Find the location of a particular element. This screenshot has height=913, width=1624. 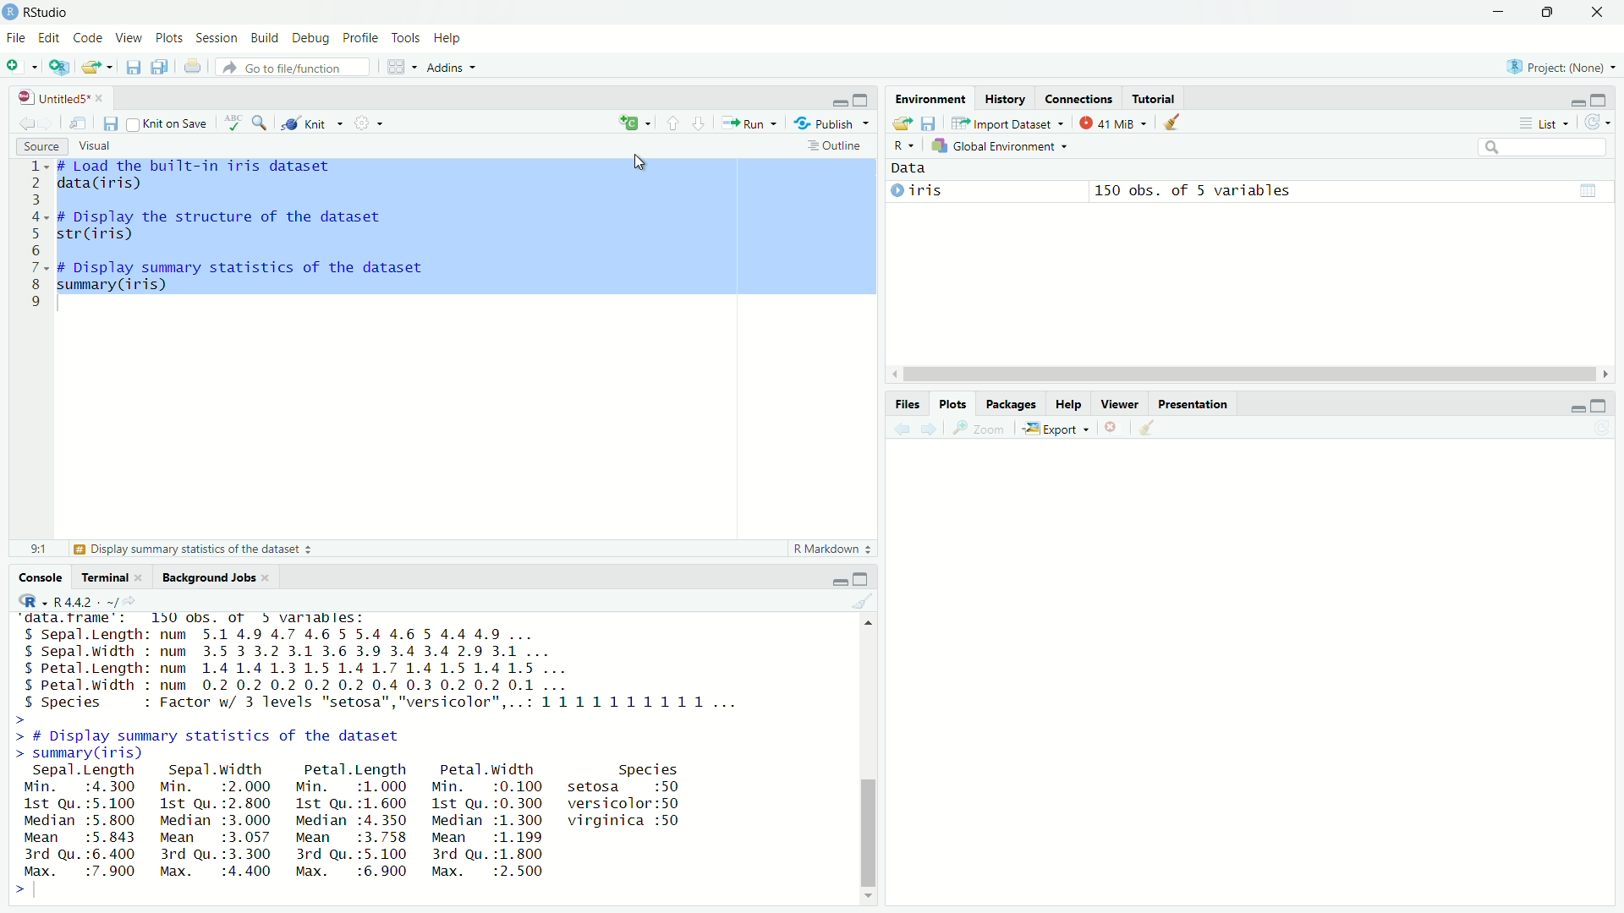

Go to previous location is located at coordinates (27, 123).